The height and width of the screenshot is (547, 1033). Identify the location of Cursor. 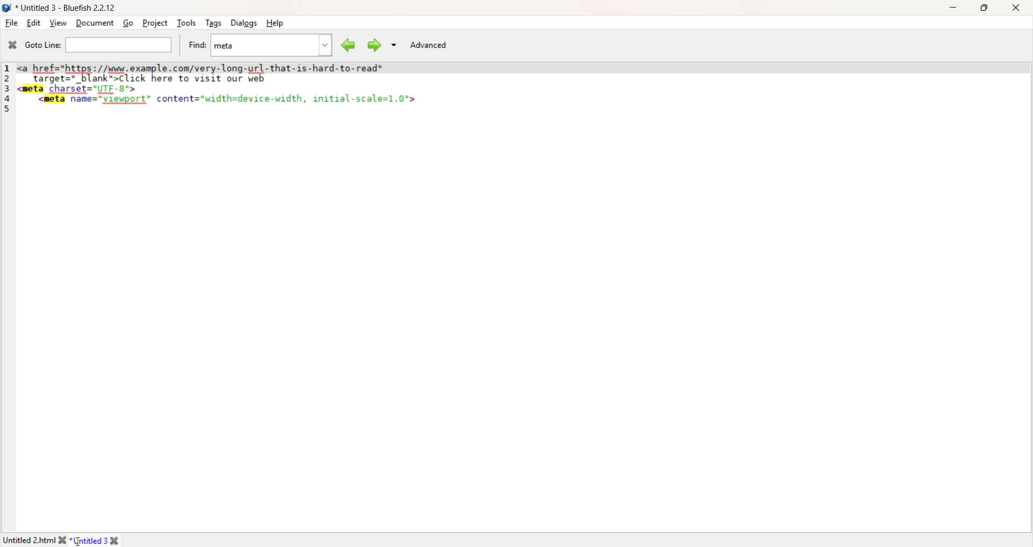
(79, 541).